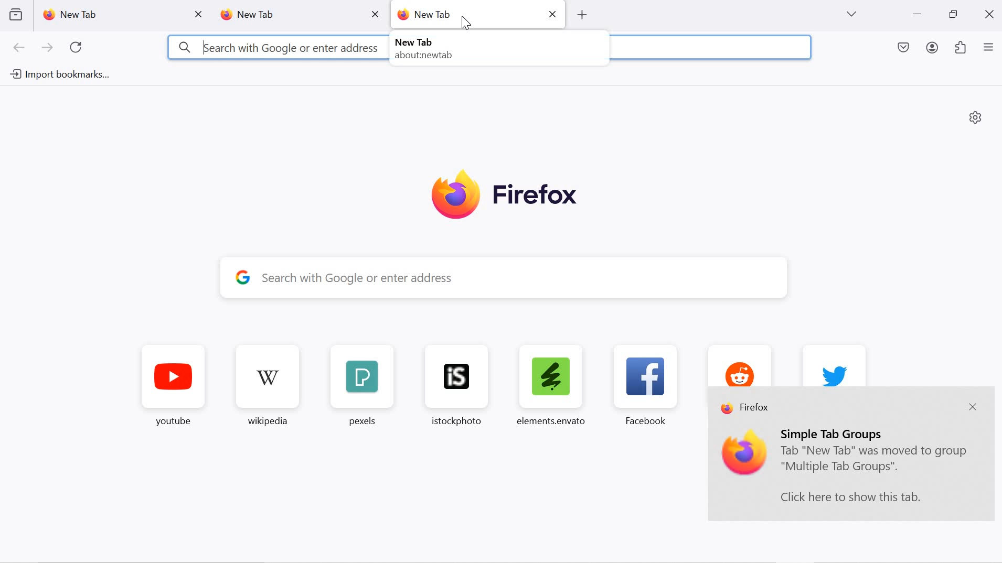 The height and width of the screenshot is (563, 1002). Describe the element at coordinates (514, 278) in the screenshot. I see `y Search with Google or enter address` at that location.